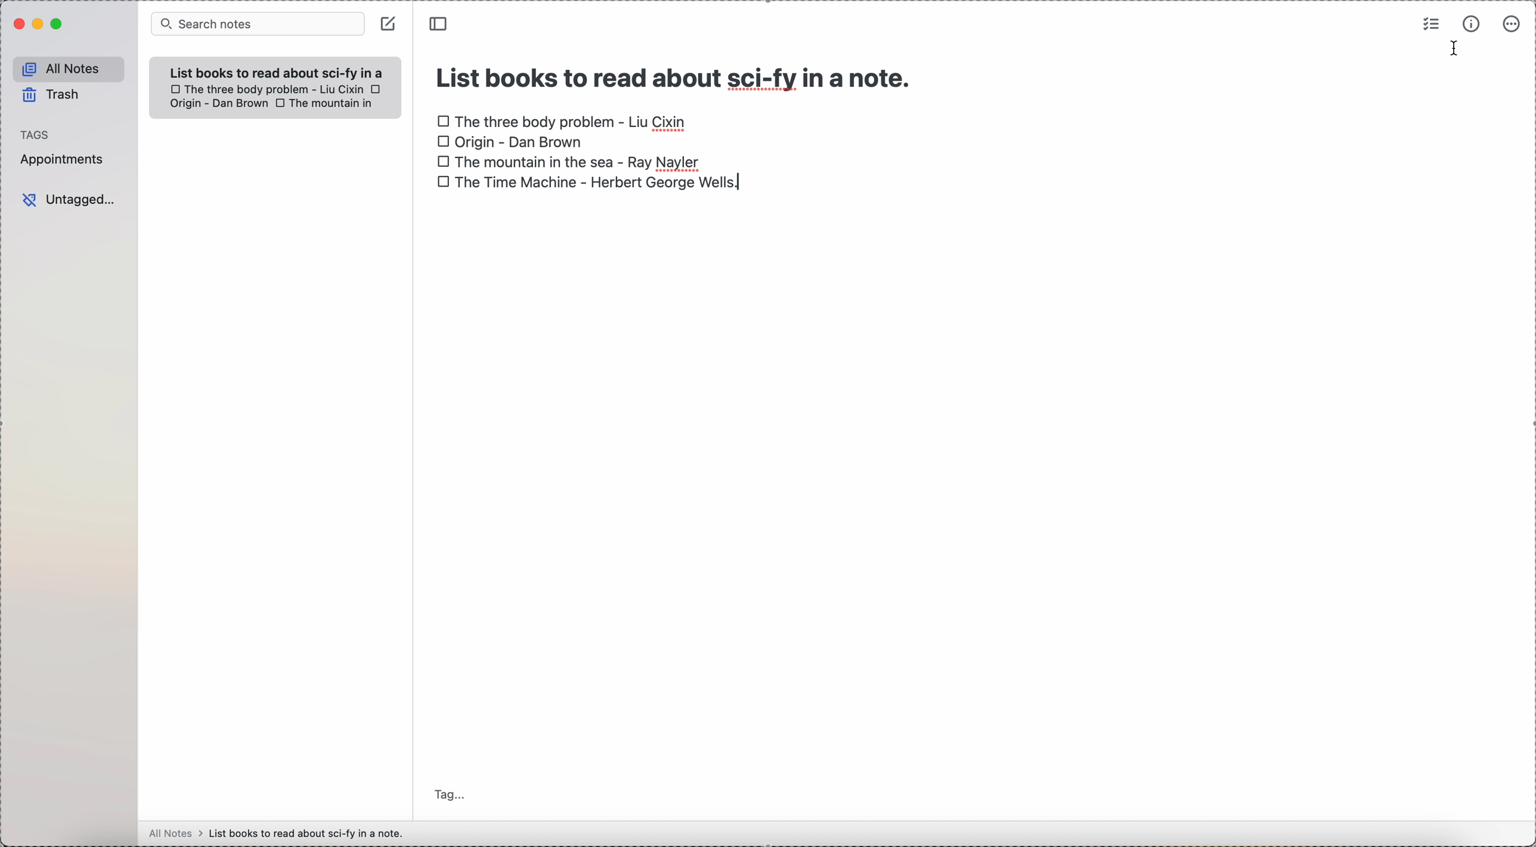 This screenshot has height=847, width=1536. Describe the element at coordinates (510, 142) in the screenshot. I see `checkbox Origin - Dan Brown` at that location.